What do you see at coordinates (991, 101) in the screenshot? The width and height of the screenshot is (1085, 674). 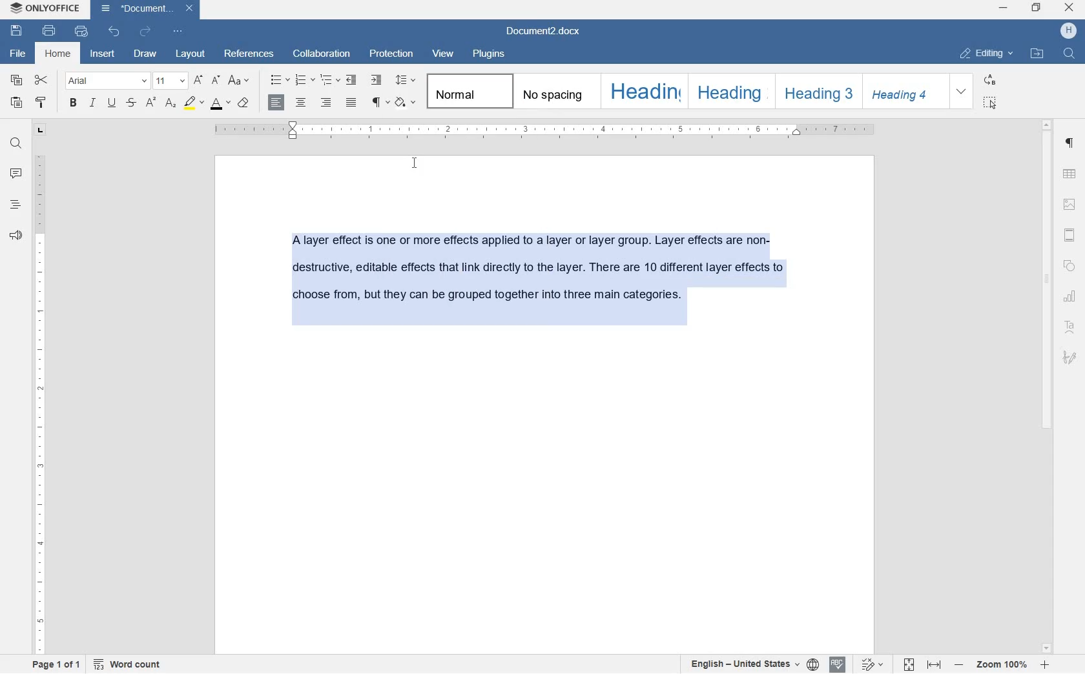 I see `select all ` at bounding box center [991, 101].